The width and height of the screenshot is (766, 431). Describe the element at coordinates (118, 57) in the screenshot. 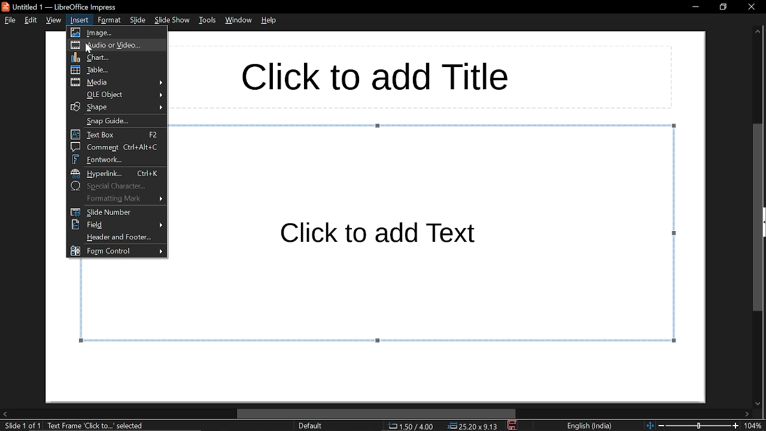

I see `chart` at that location.